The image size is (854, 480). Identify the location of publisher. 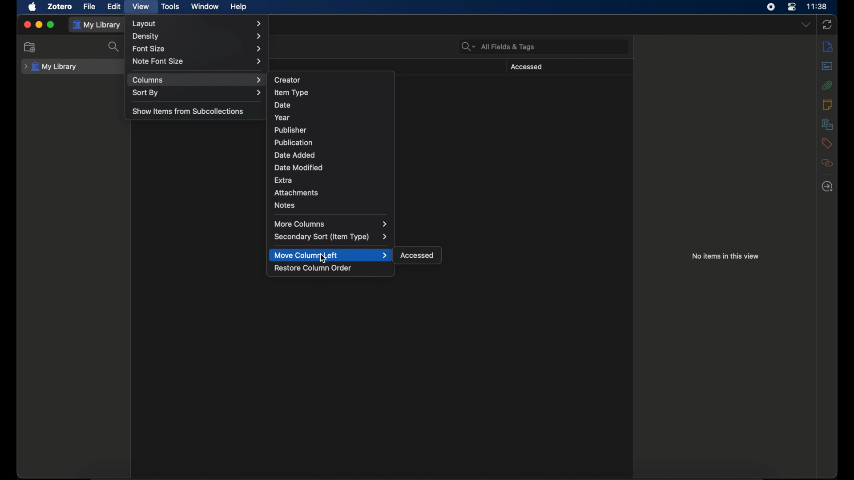
(289, 130).